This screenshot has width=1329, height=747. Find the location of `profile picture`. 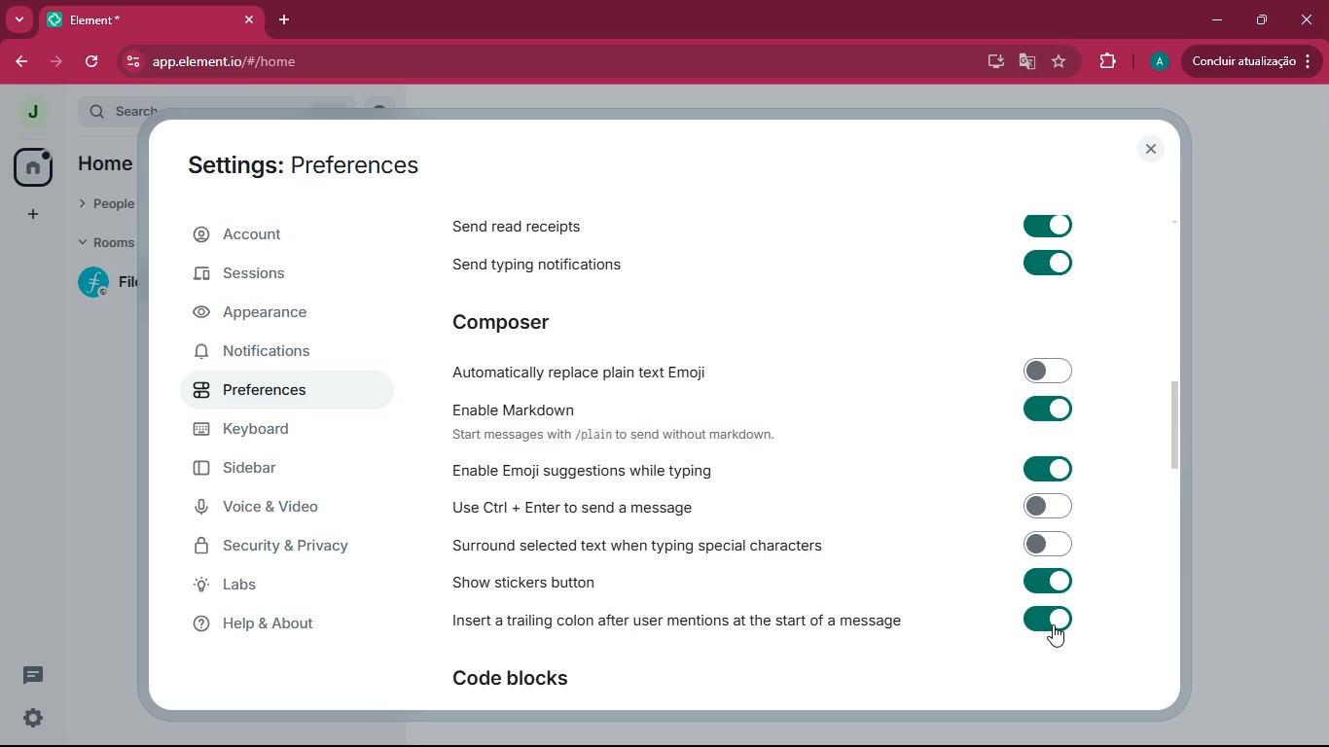

profile picture is located at coordinates (32, 113).